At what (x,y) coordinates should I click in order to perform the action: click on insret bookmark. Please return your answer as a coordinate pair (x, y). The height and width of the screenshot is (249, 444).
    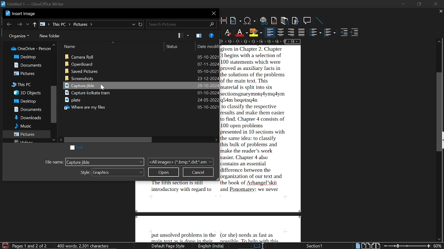
    Looking at the image, I should click on (295, 21).